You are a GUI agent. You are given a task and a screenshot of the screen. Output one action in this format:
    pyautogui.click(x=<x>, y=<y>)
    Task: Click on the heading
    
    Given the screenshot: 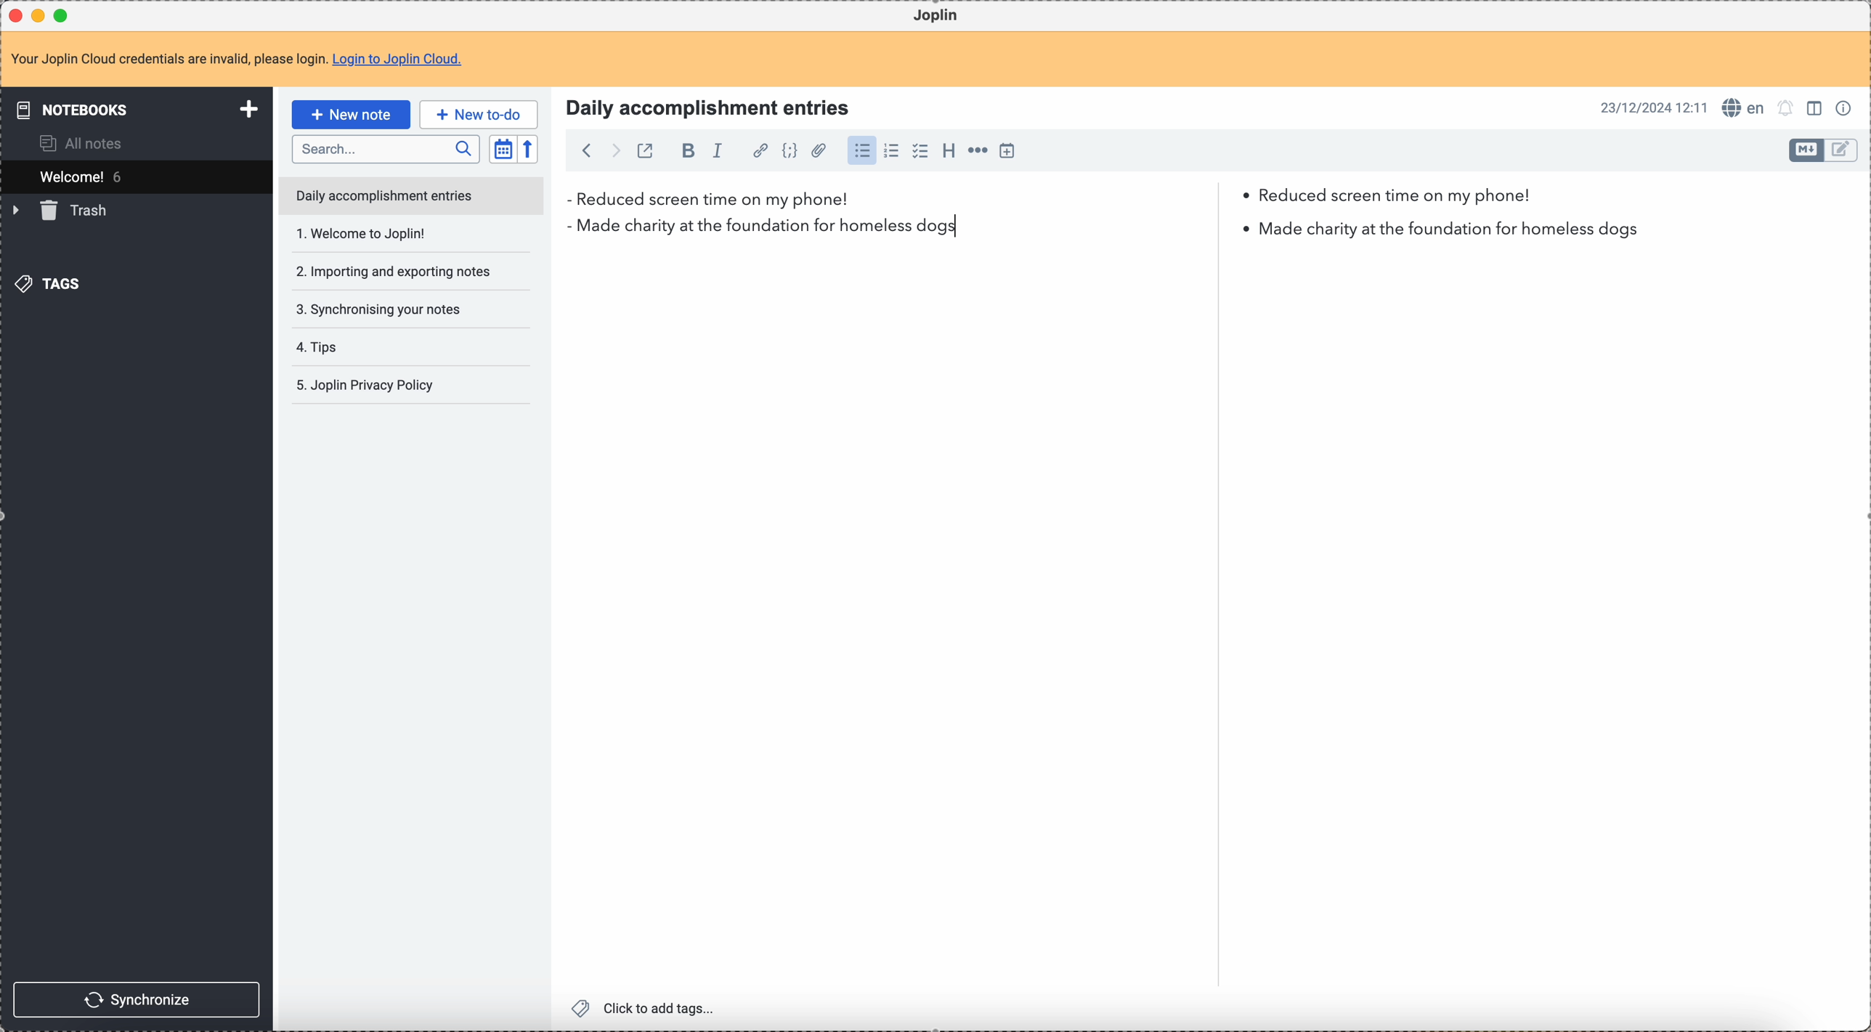 What is the action you would take?
    pyautogui.click(x=949, y=151)
    